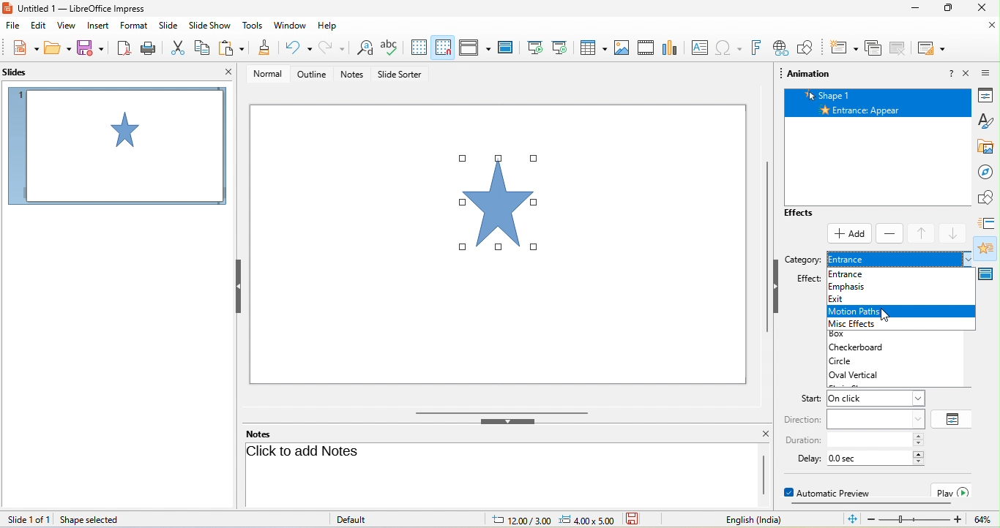 The height and width of the screenshot is (528, 1000). Describe the element at coordinates (57, 48) in the screenshot. I see `open` at that location.